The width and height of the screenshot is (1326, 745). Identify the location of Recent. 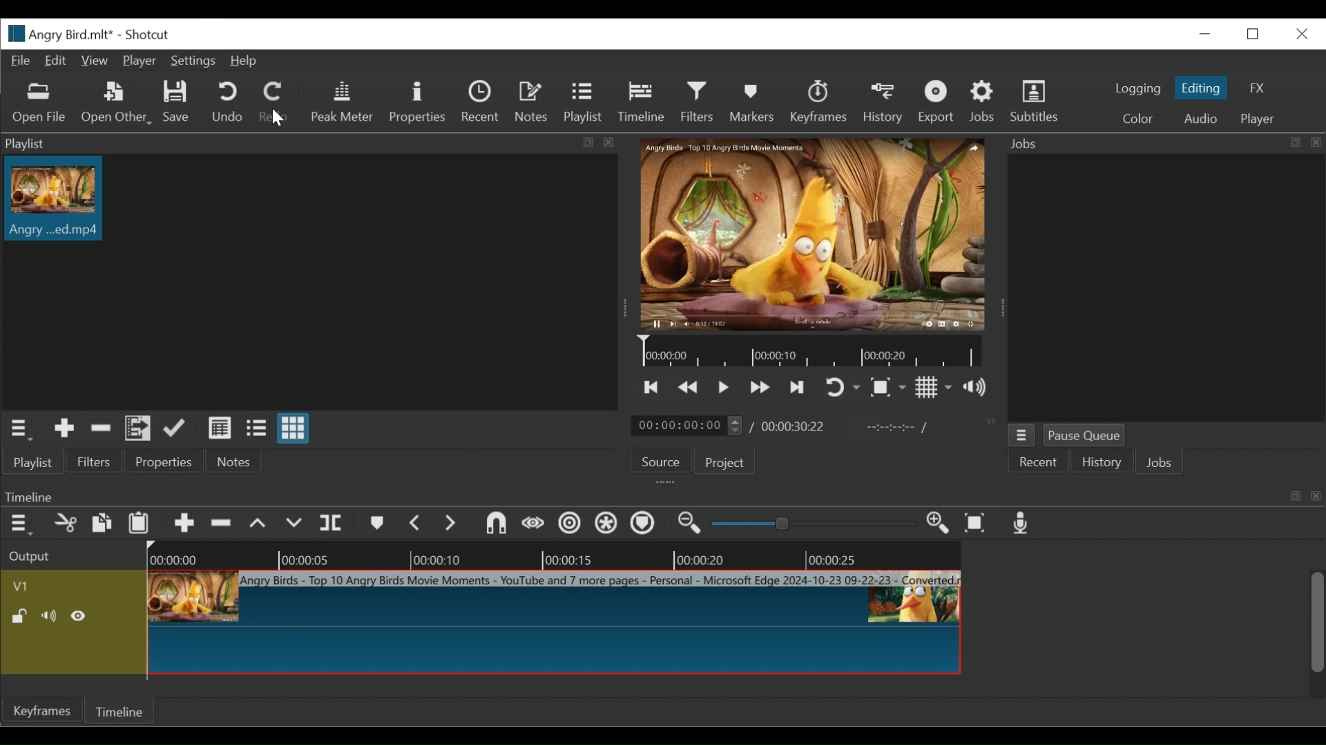
(481, 101).